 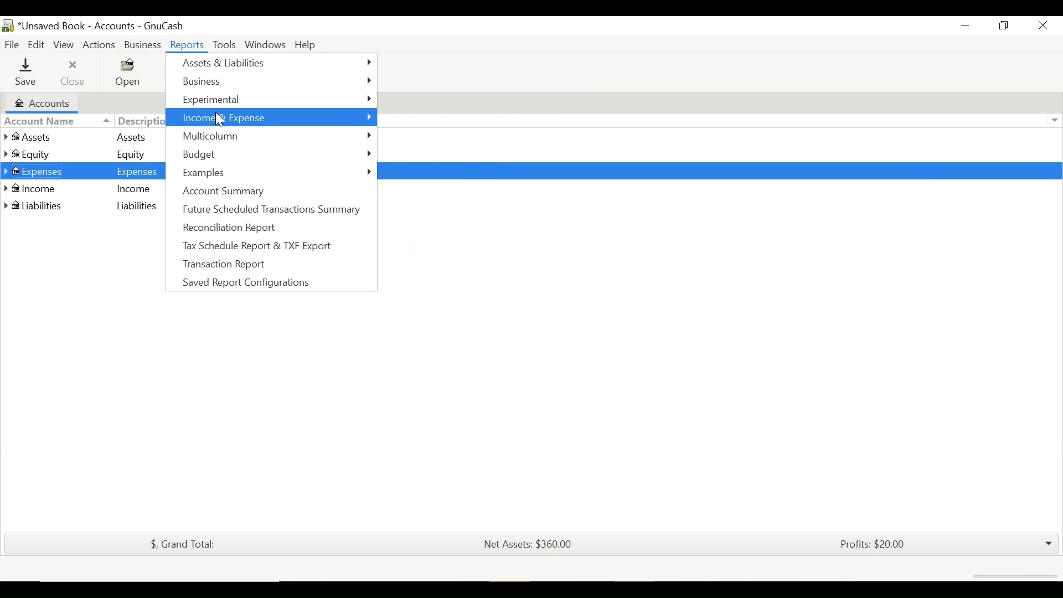 What do you see at coordinates (874, 543) in the screenshot?
I see `Profits: $20.00` at bounding box center [874, 543].